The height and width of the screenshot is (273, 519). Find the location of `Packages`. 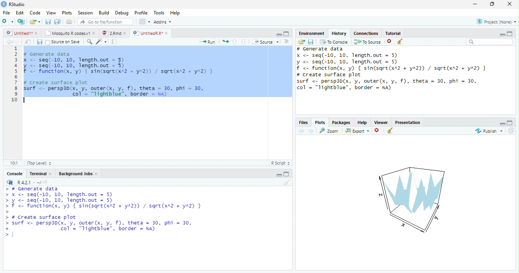

Packages is located at coordinates (341, 122).